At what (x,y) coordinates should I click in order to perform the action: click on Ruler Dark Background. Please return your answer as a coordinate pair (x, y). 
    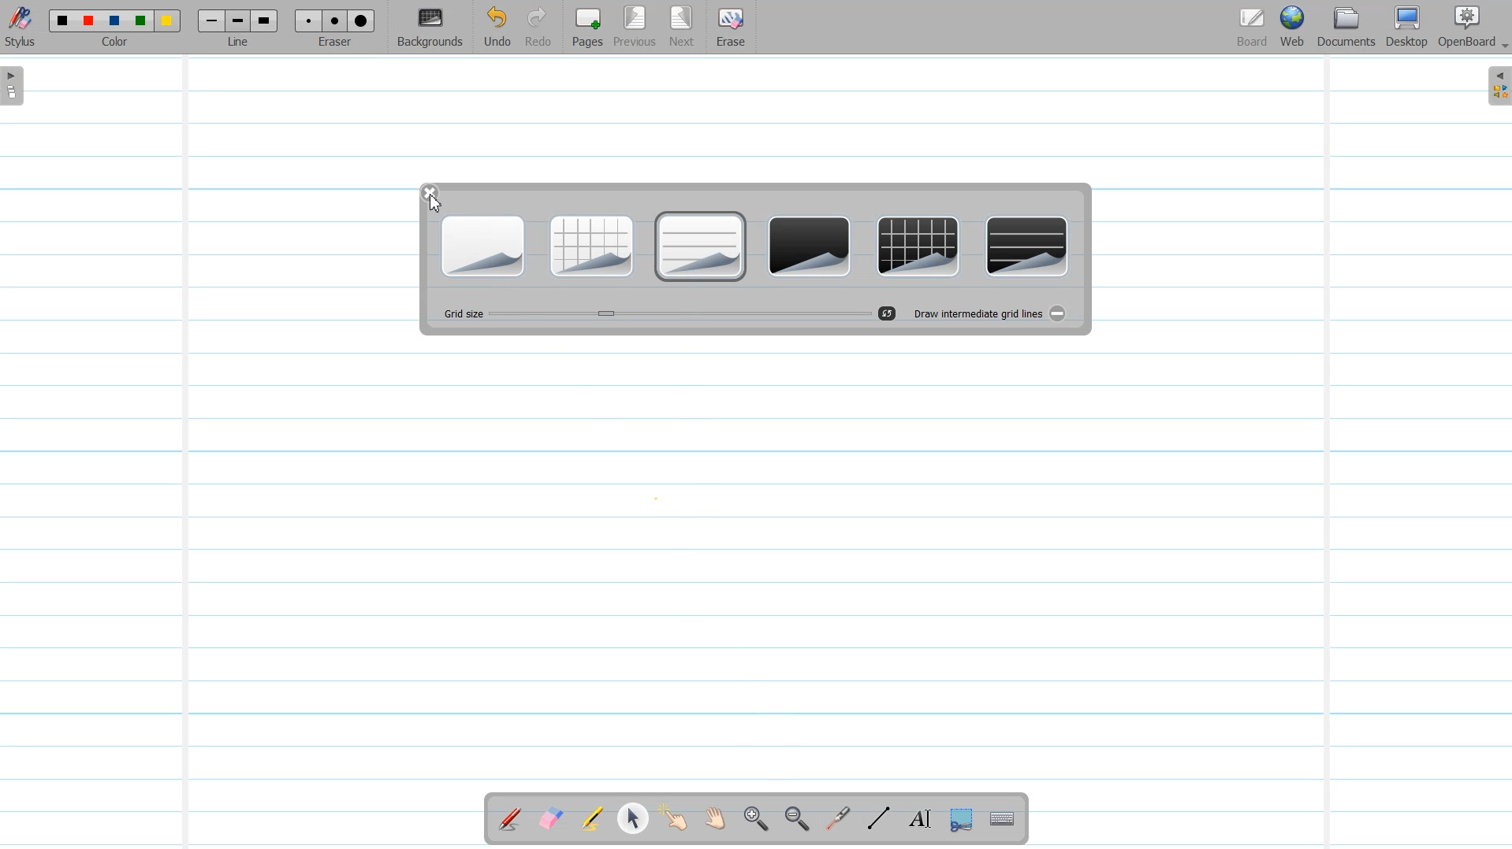
    Looking at the image, I should click on (1026, 248).